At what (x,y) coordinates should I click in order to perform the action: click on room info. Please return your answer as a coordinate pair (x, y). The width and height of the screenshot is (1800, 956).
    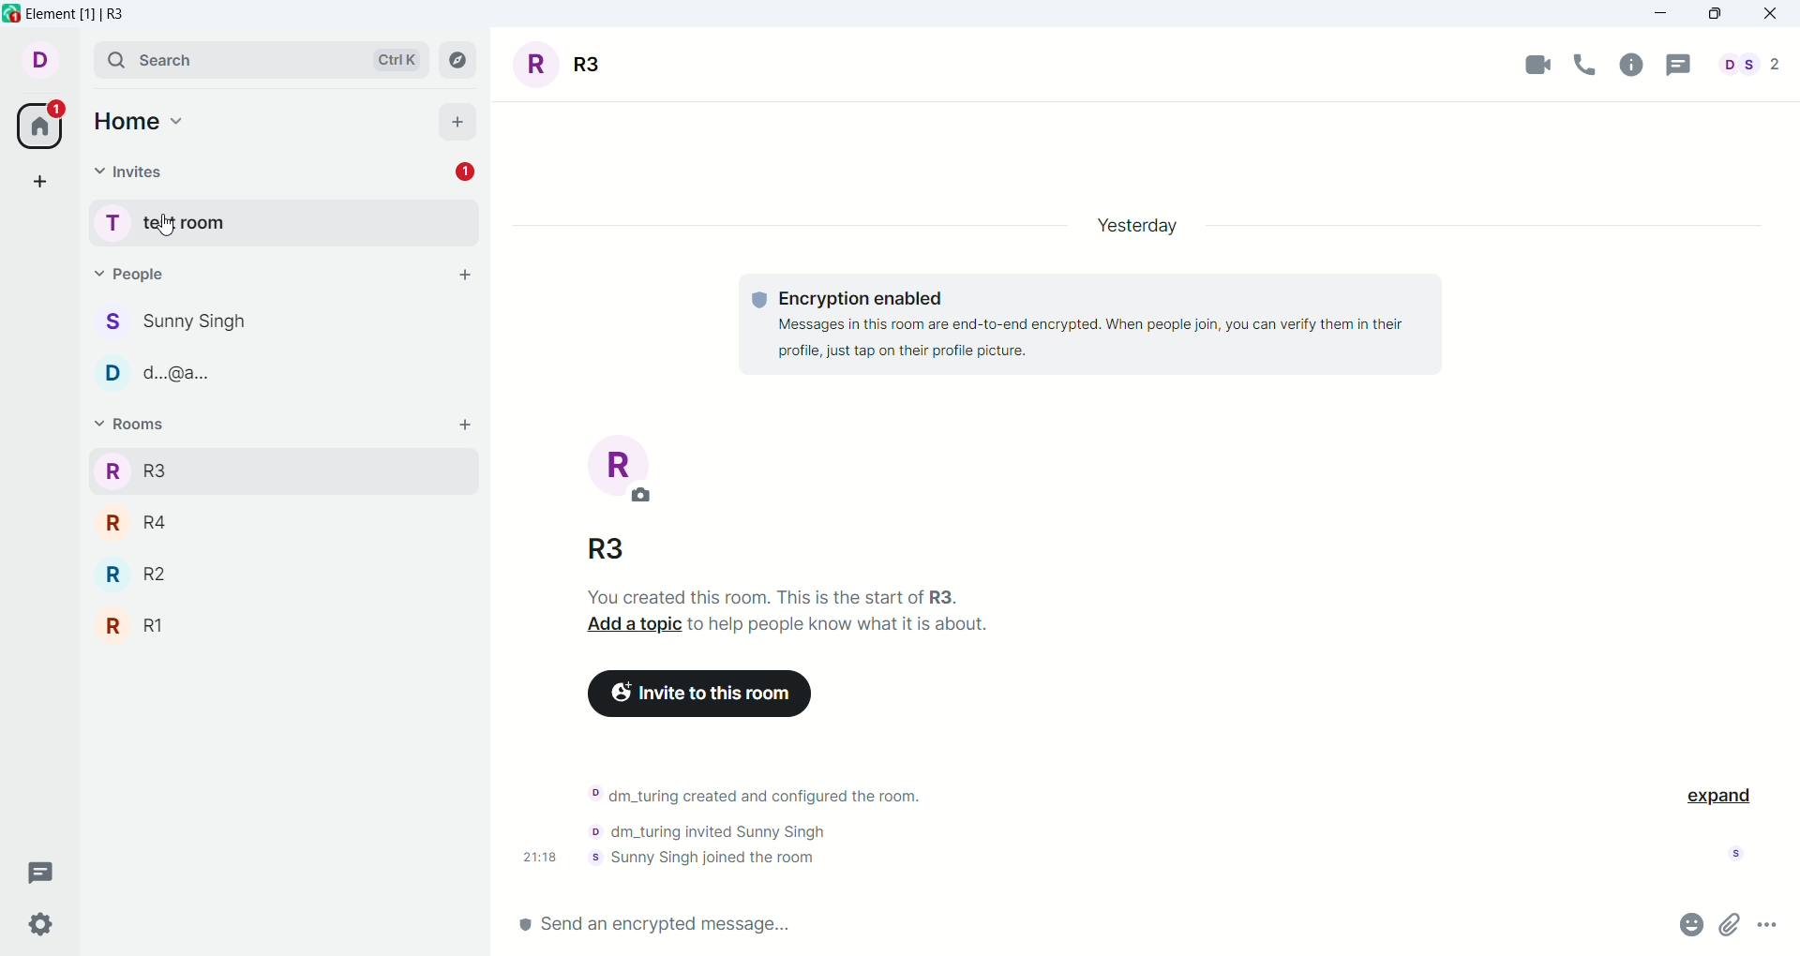
    Looking at the image, I should click on (1638, 67).